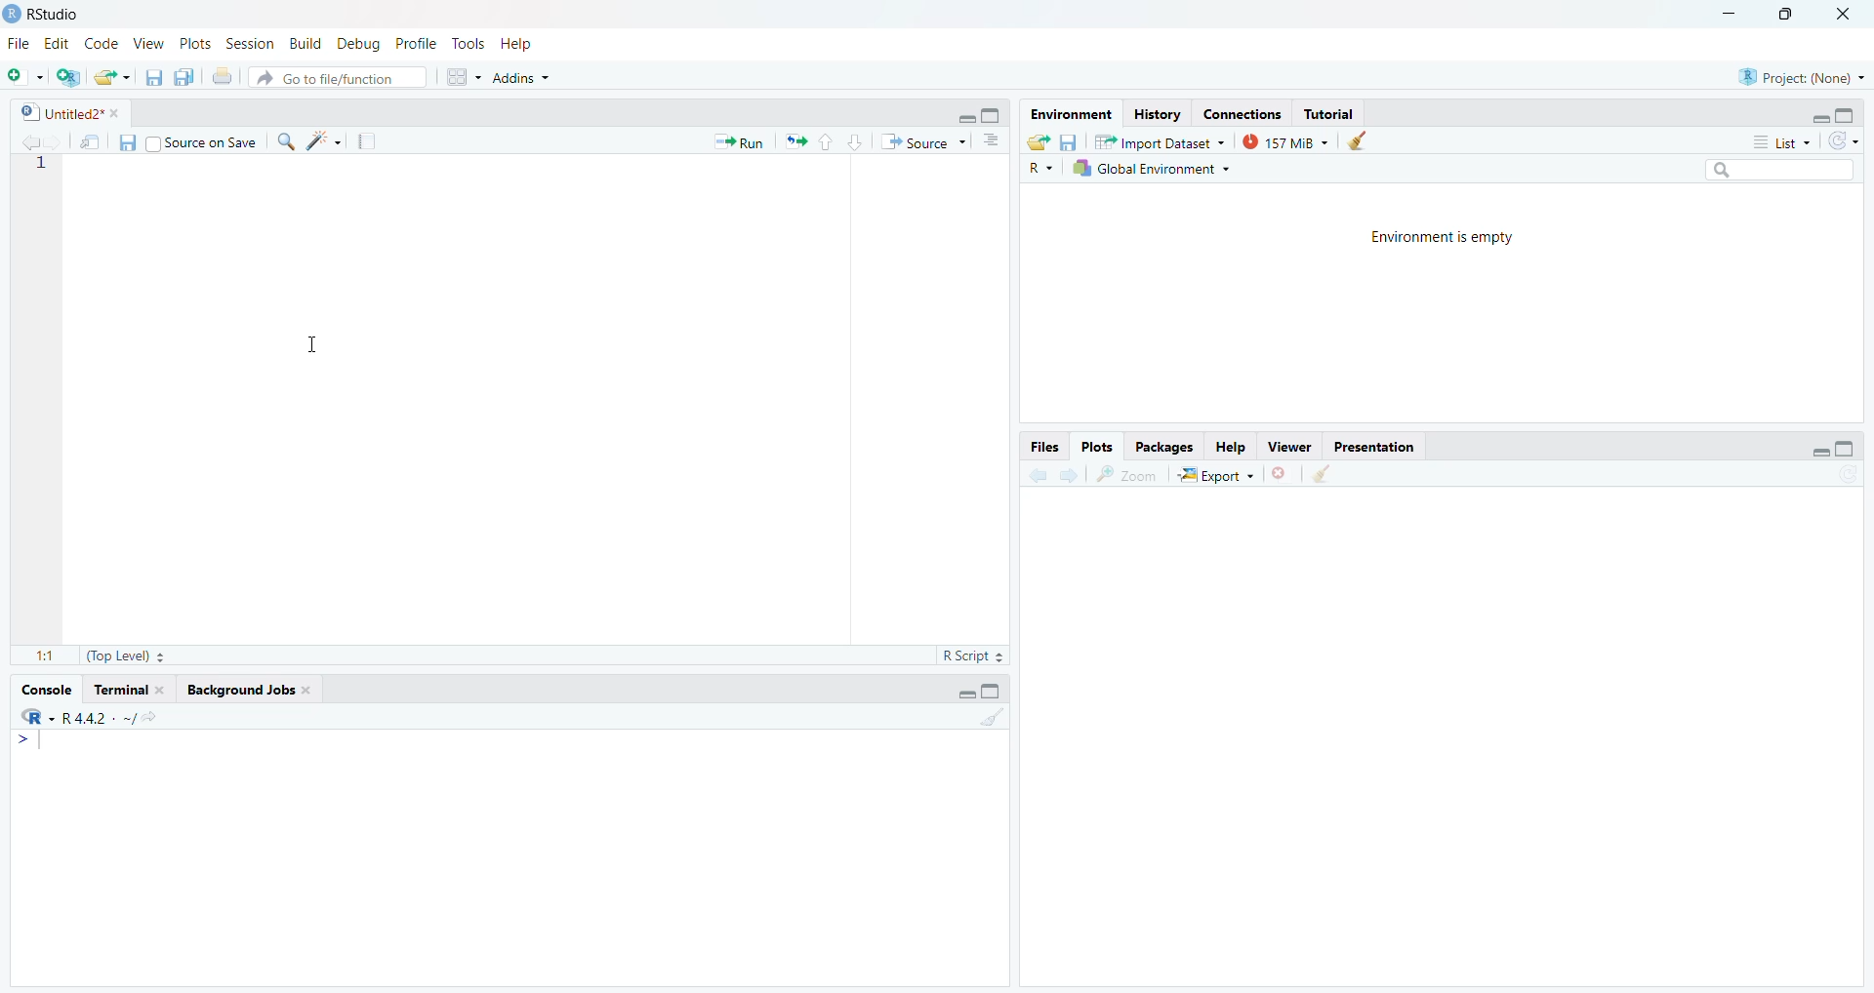  I want to click on zoom, so click(1125, 476).